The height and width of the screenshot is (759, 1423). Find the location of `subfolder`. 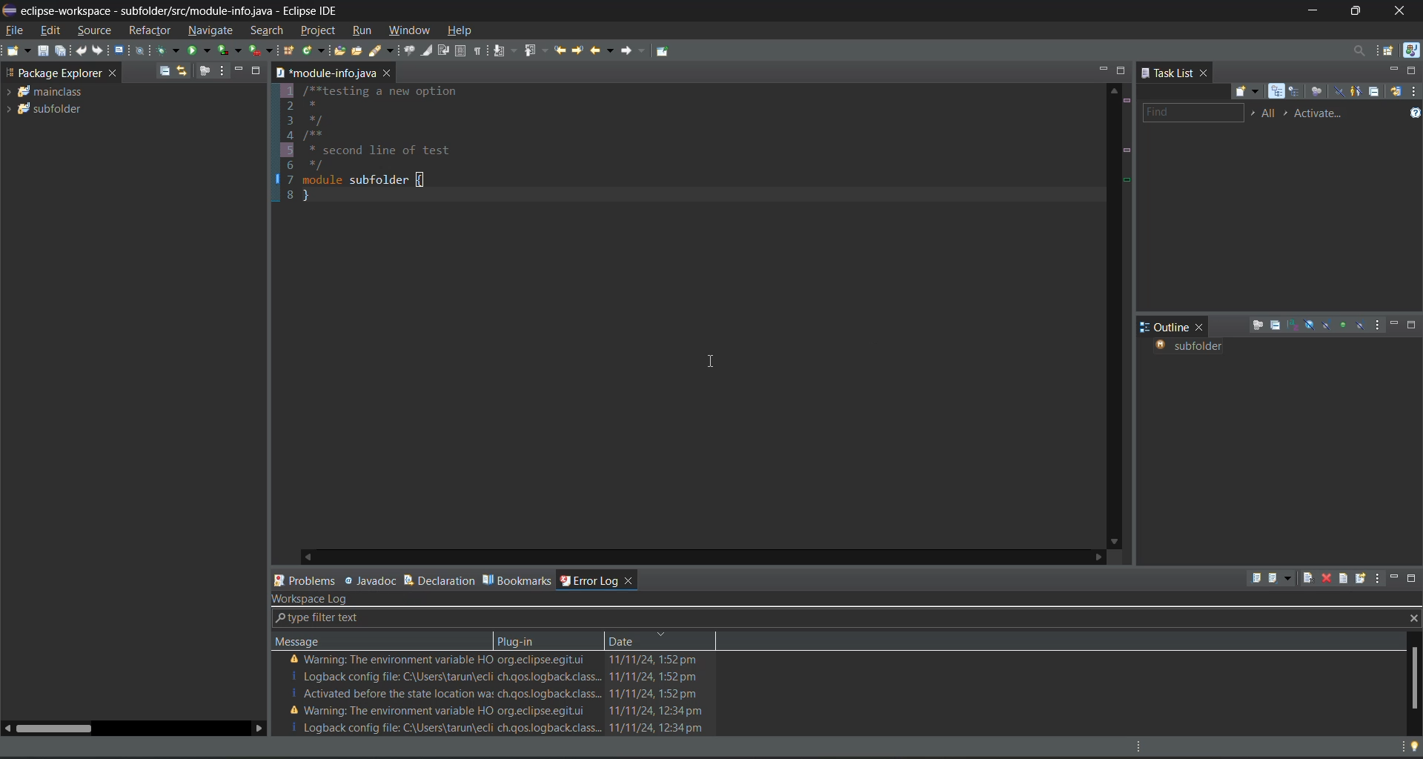

subfolder is located at coordinates (1195, 346).